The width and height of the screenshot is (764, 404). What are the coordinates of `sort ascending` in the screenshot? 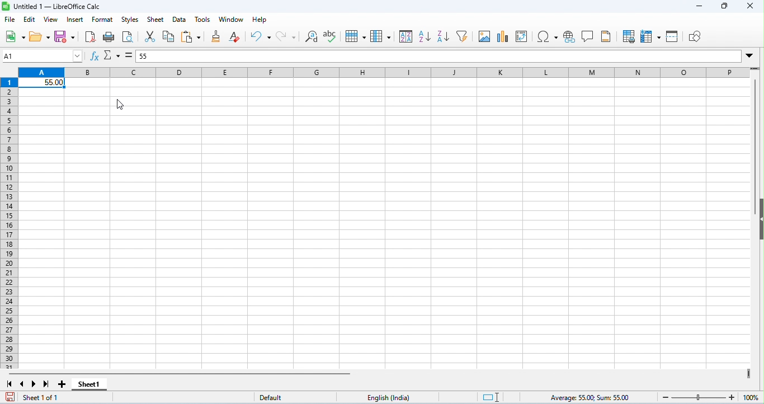 It's located at (425, 36).